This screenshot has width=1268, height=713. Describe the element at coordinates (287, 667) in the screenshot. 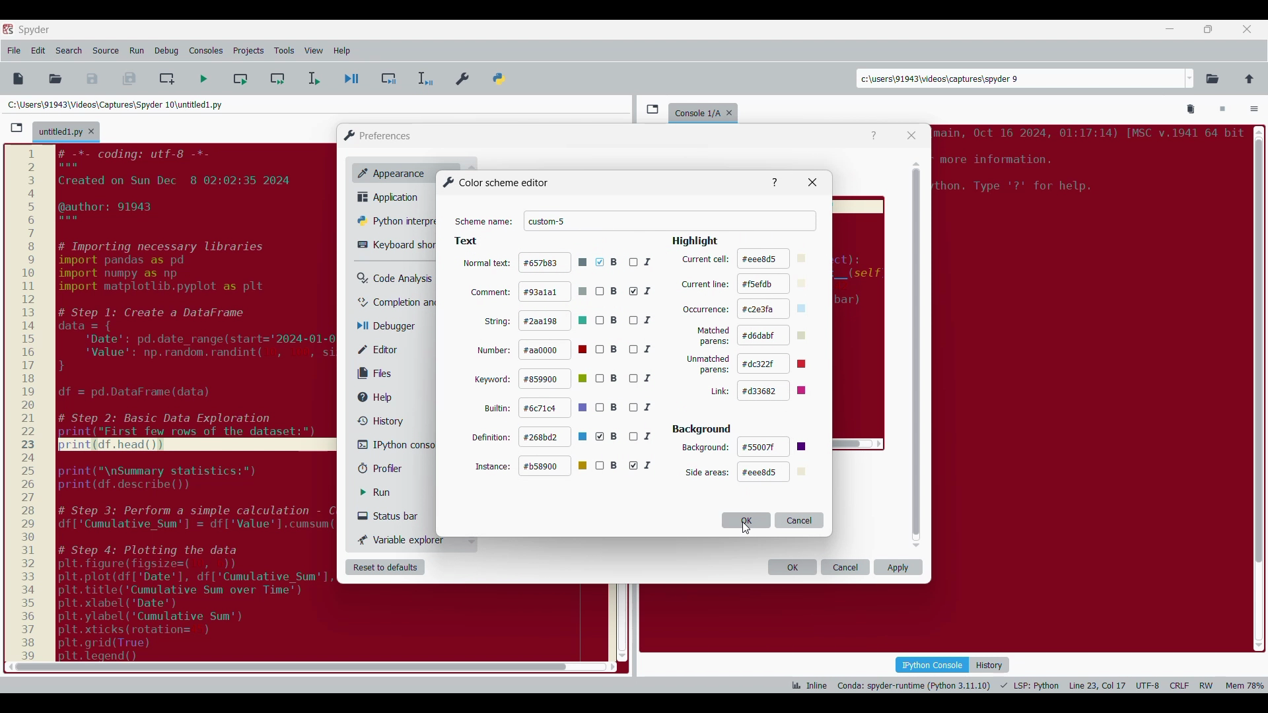

I see `scroll bar` at that location.